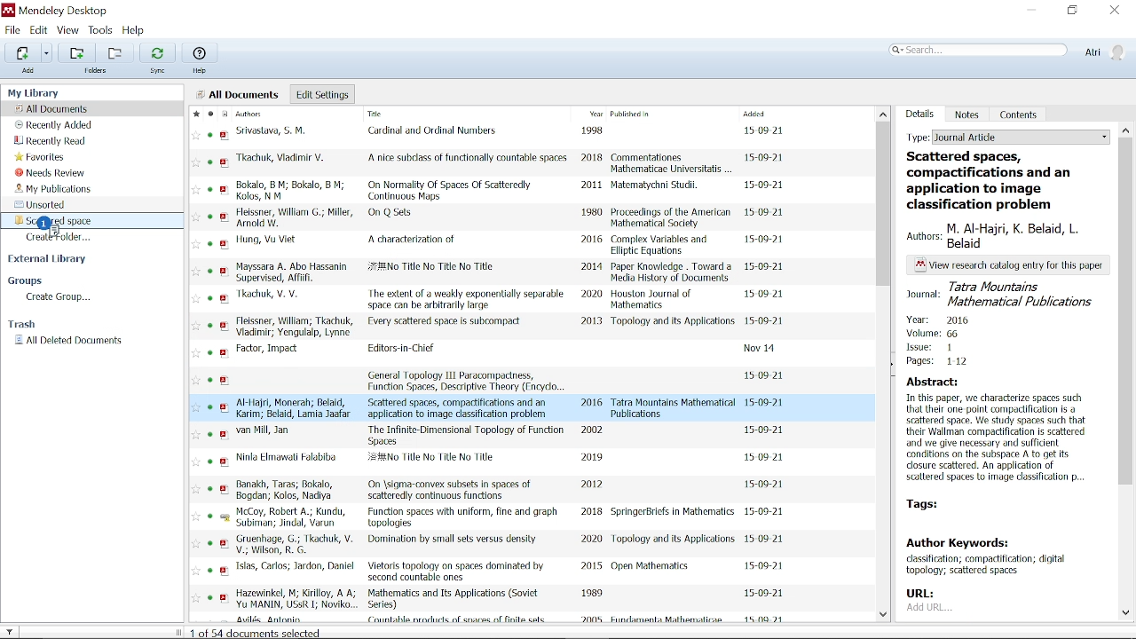 The width and height of the screenshot is (1136, 639). What do you see at coordinates (767, 293) in the screenshot?
I see `date` at bounding box center [767, 293].